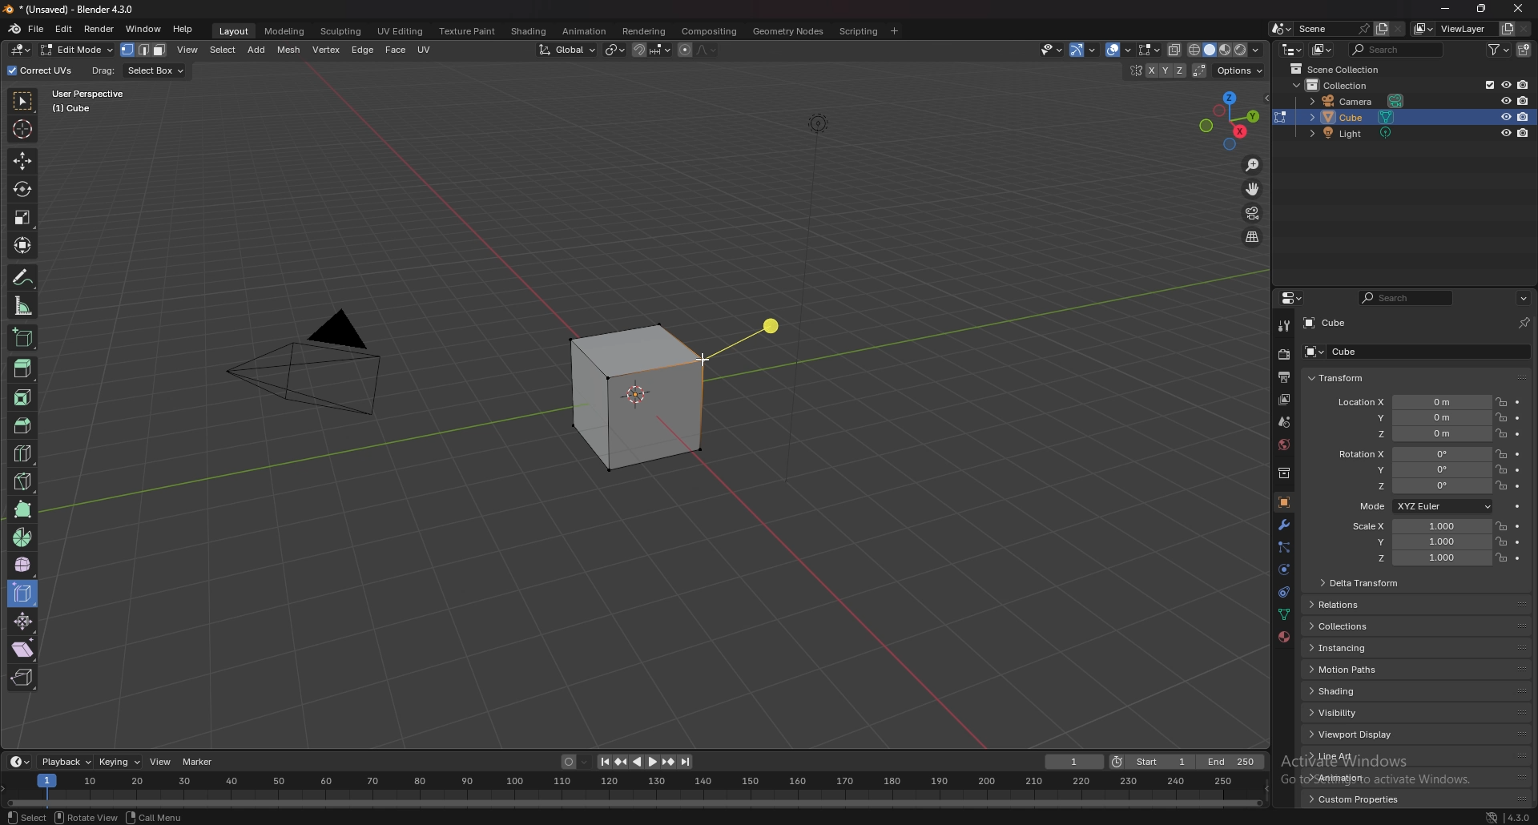 This screenshot has width=1538, height=825. What do you see at coordinates (1504, 133) in the screenshot?
I see `hide in viewport` at bounding box center [1504, 133].